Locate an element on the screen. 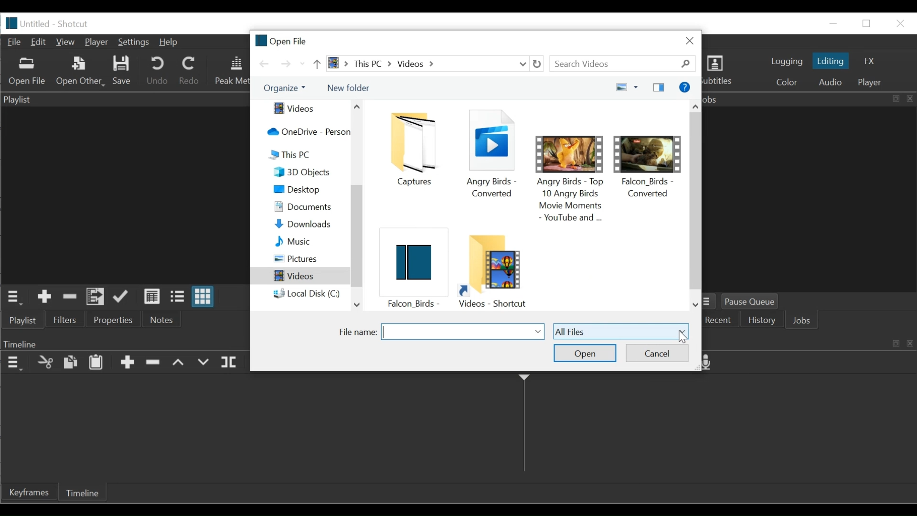  Timeline Panel is located at coordinates (13, 363).